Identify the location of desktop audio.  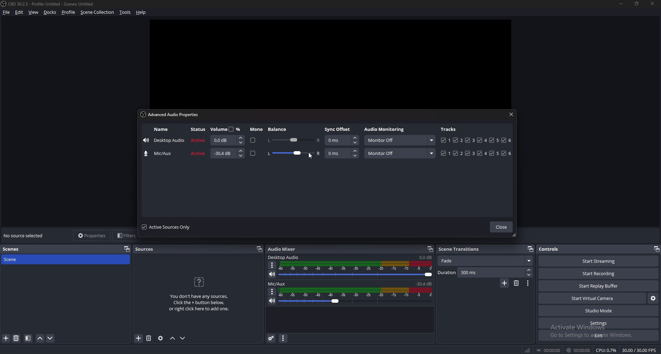
(284, 257).